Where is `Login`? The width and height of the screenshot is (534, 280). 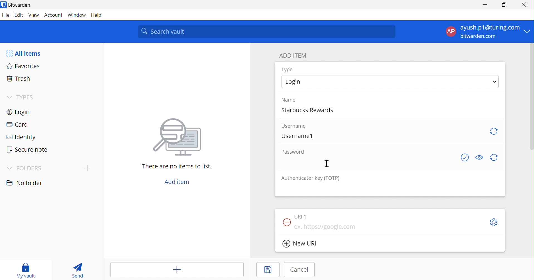
Login is located at coordinates (295, 81).